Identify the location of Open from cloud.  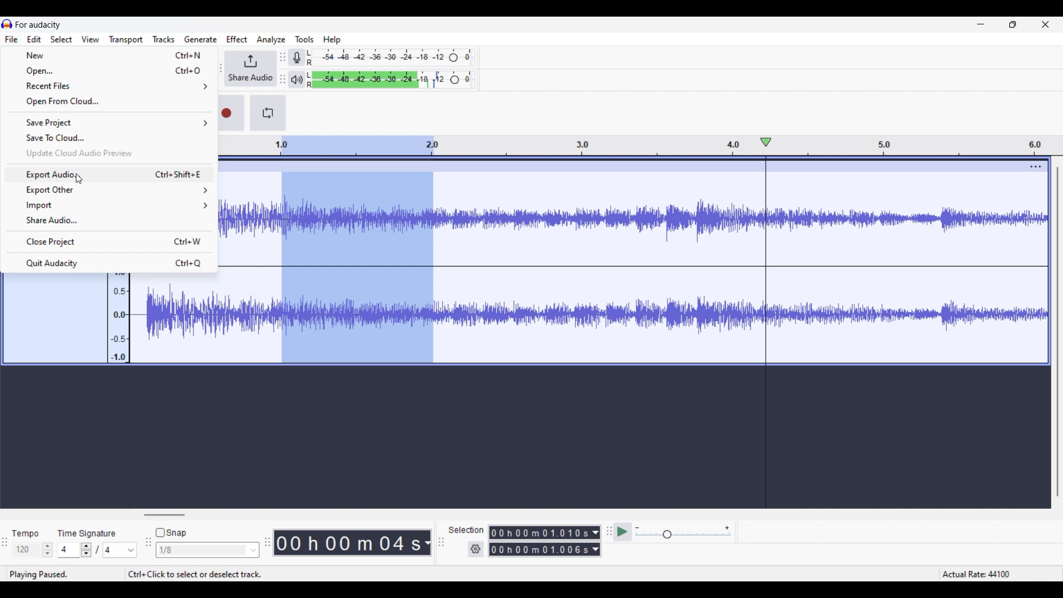
(109, 102).